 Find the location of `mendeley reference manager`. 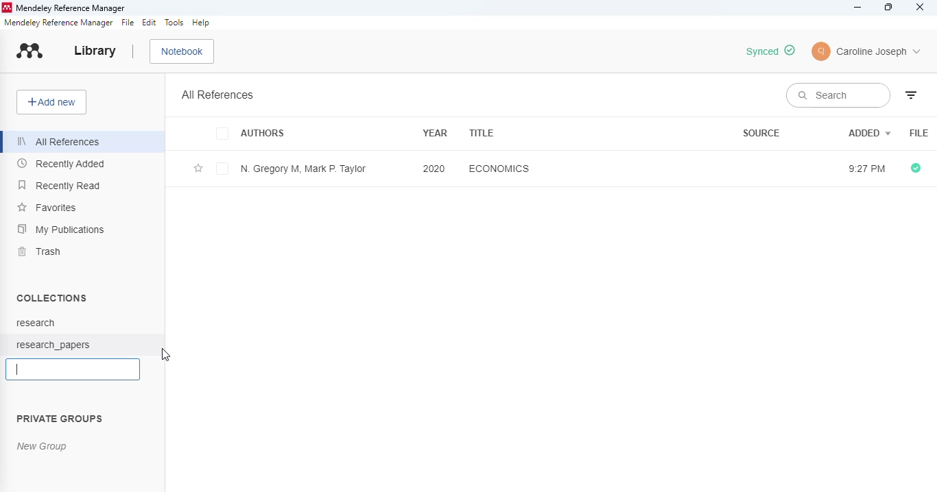

mendeley reference manager is located at coordinates (70, 8).